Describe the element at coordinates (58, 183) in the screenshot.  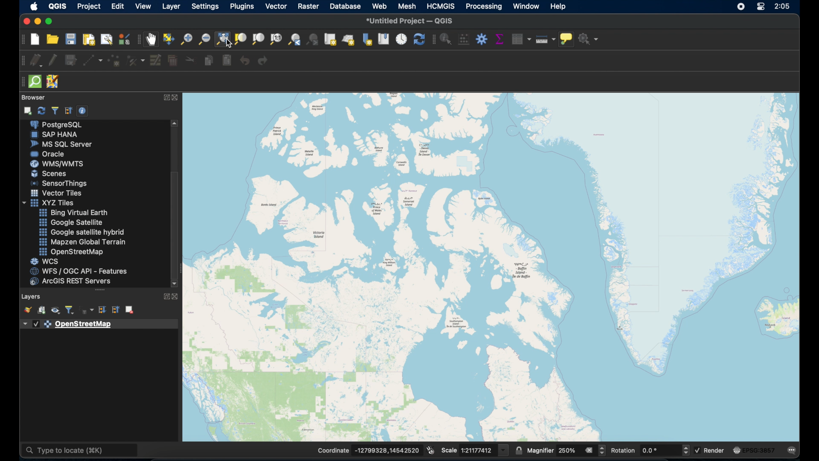
I see `sensor things` at that location.